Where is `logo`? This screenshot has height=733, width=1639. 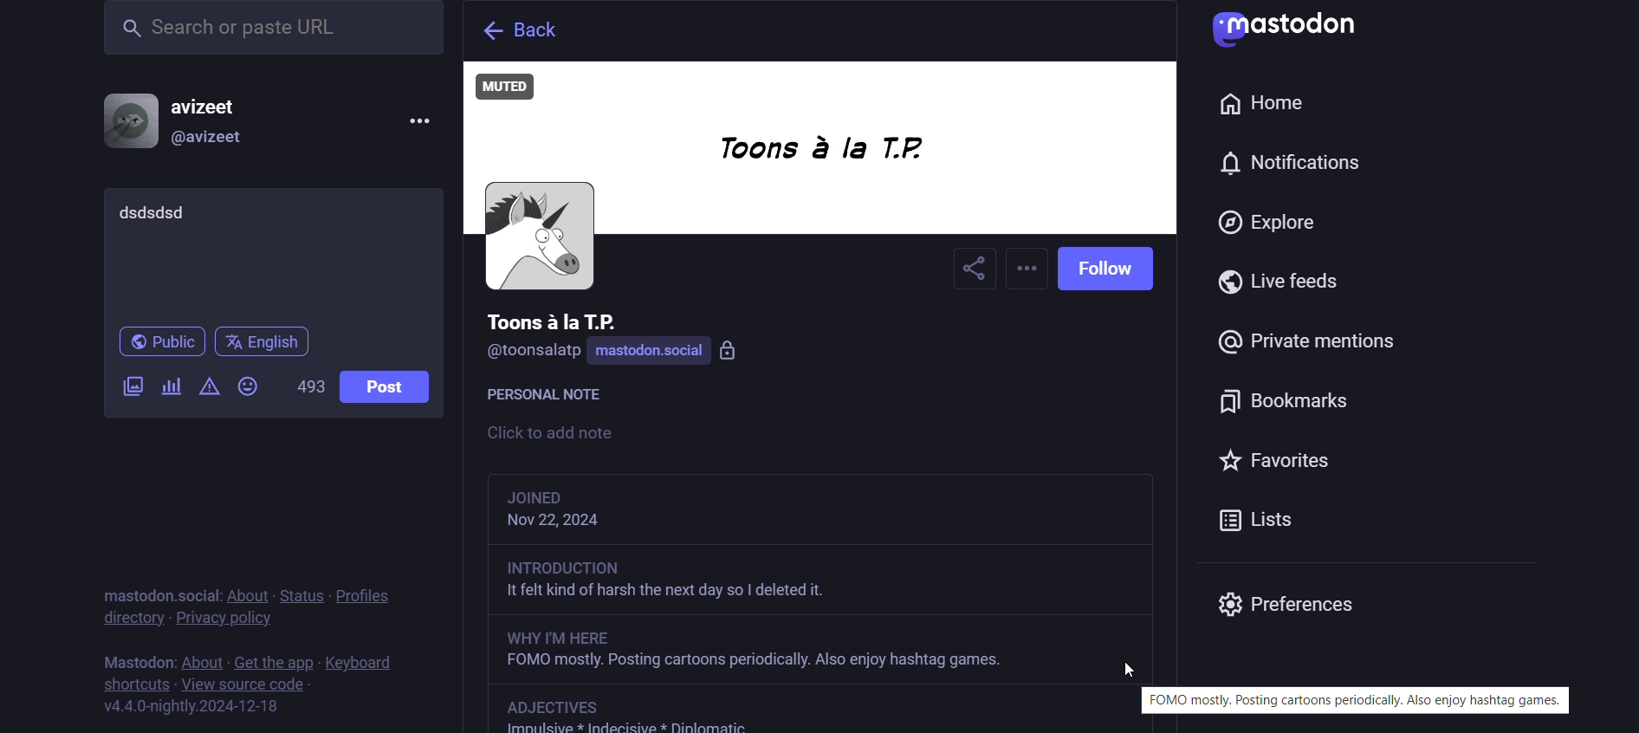
logo is located at coordinates (1296, 29).